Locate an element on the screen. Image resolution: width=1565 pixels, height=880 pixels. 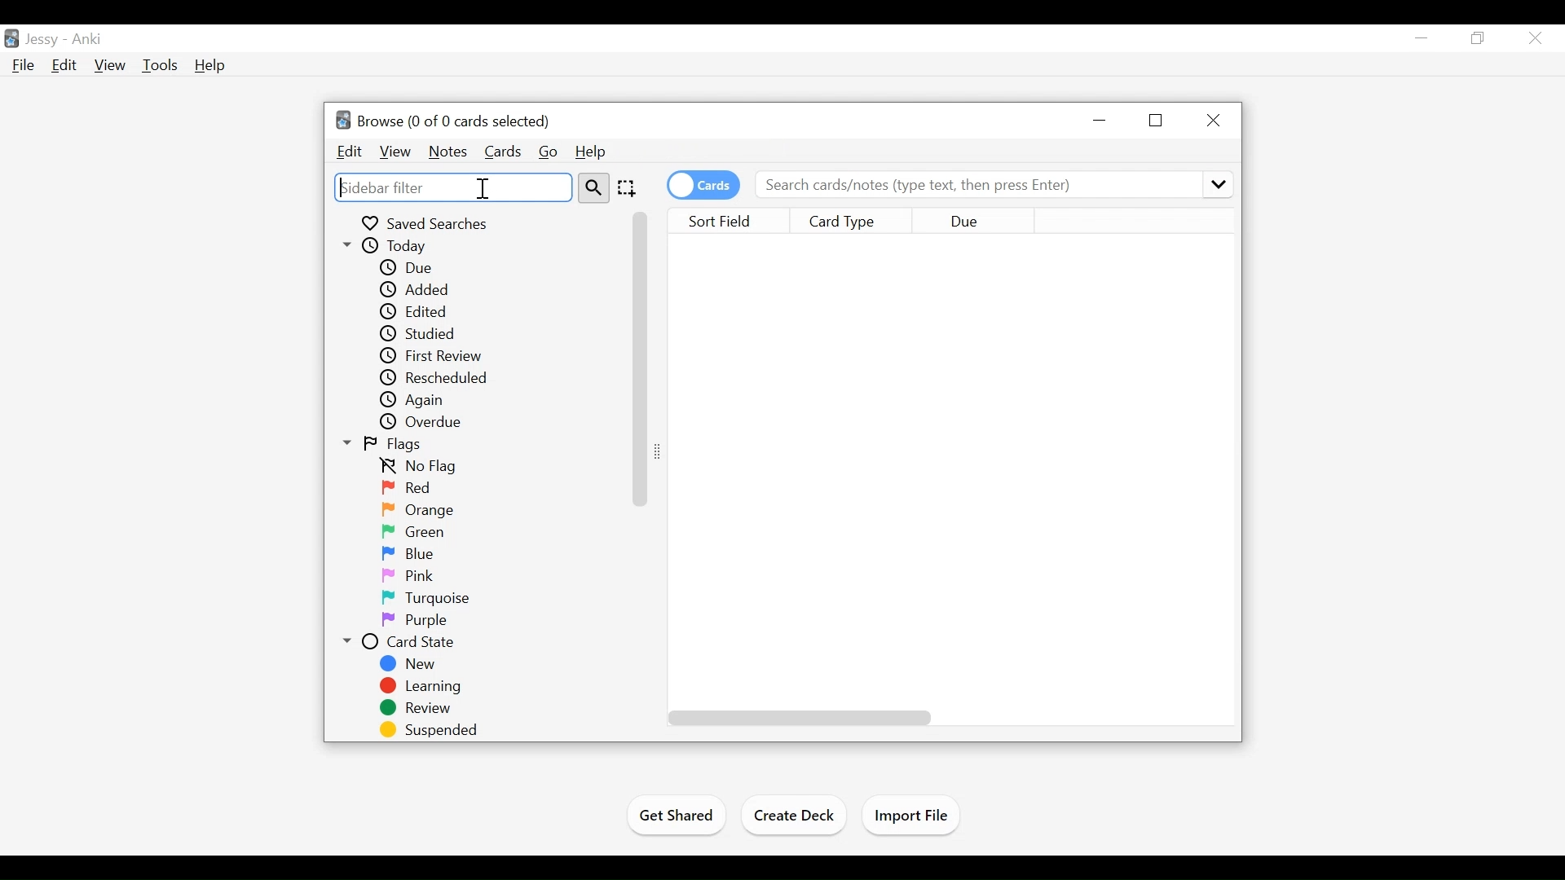
User Name is located at coordinates (42, 40).